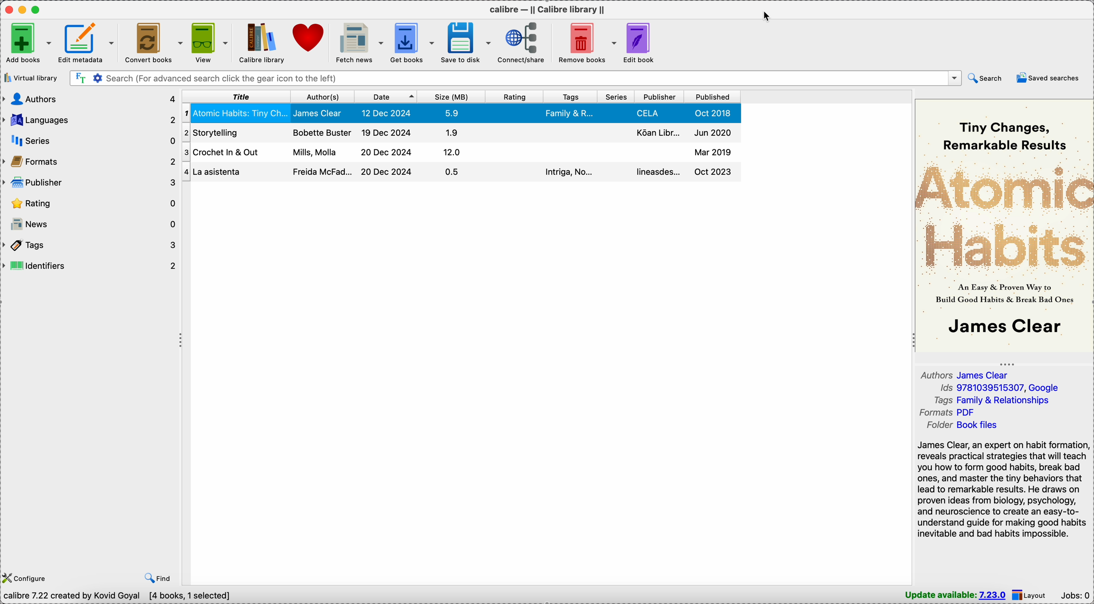 The height and width of the screenshot is (604, 1094). I want to click on configure, so click(26, 577).